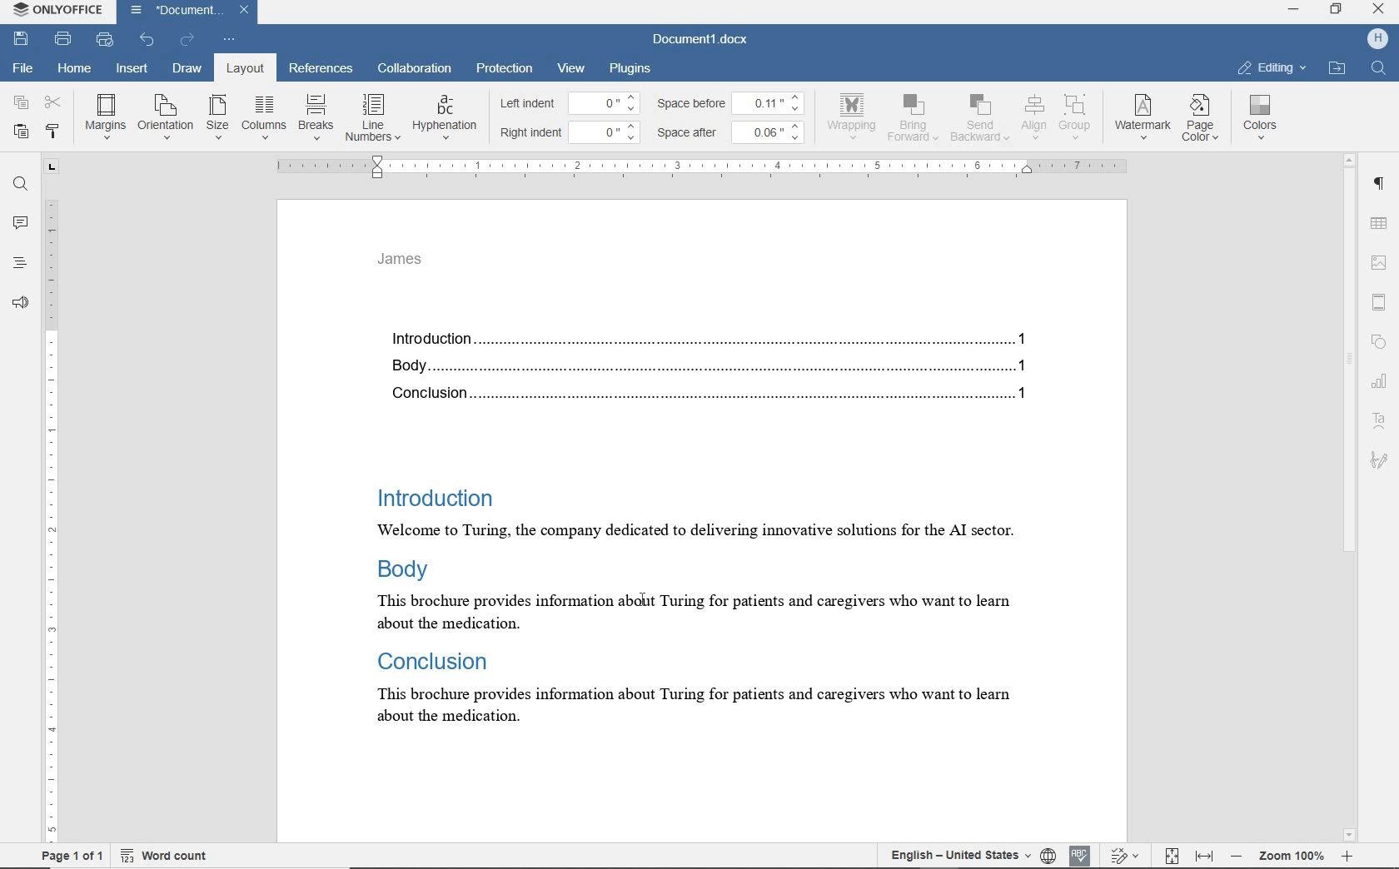 The width and height of the screenshot is (1399, 869). What do you see at coordinates (608, 130) in the screenshot?
I see `0` at bounding box center [608, 130].